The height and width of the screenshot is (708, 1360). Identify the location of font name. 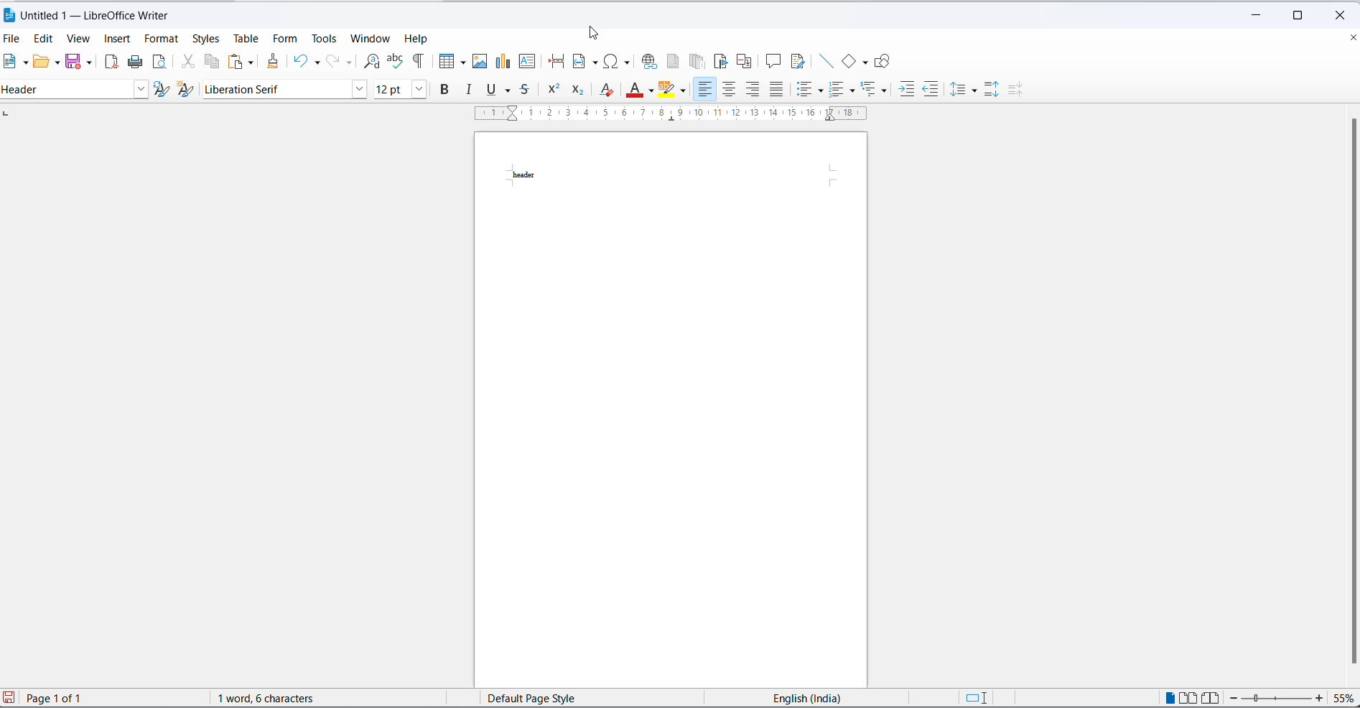
(274, 90).